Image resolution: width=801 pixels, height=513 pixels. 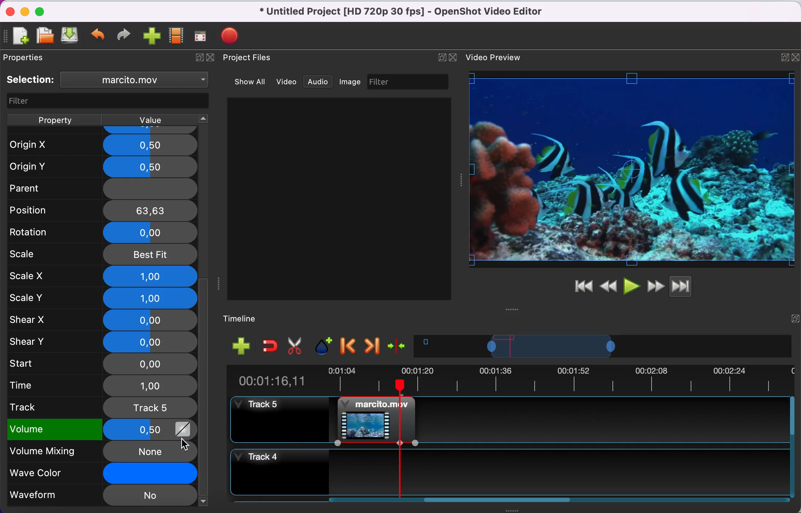 I want to click on vertical scroll bar, so click(x=205, y=354).